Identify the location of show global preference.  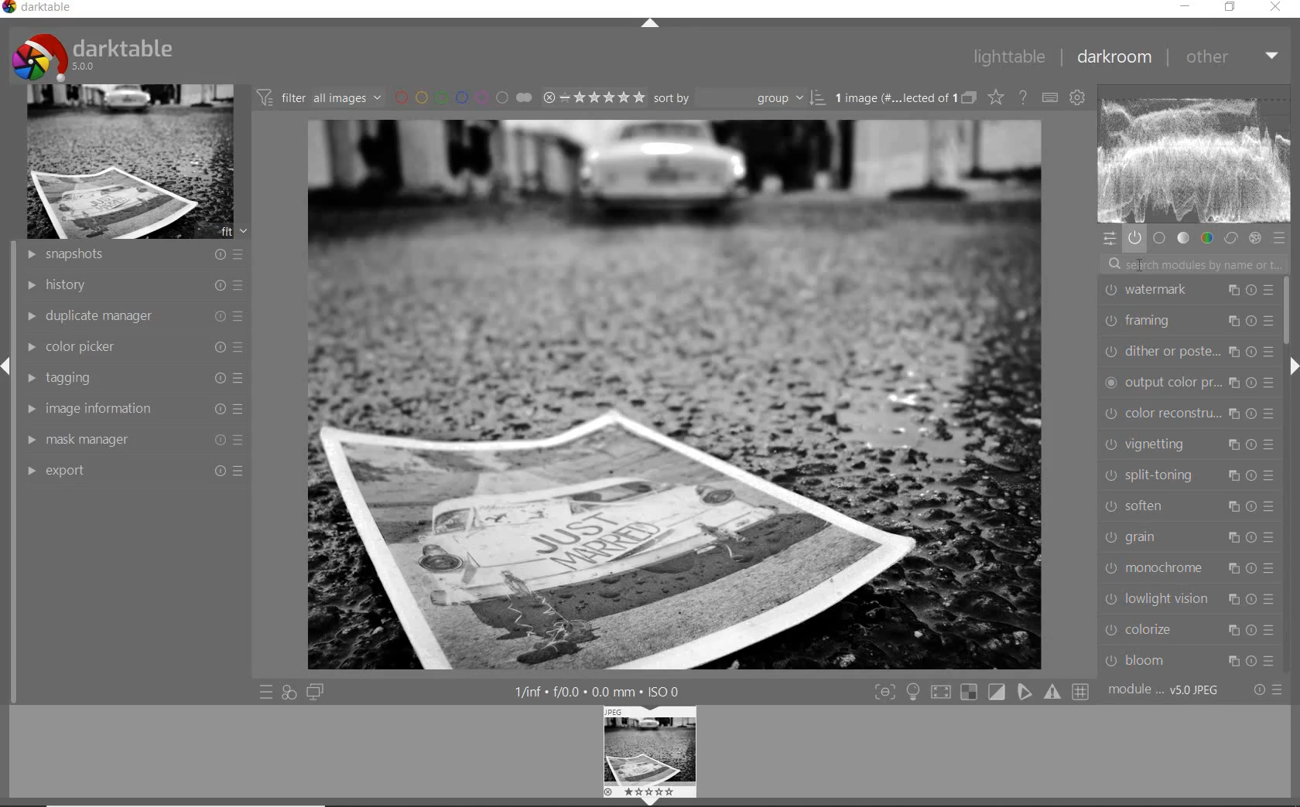
(1076, 98).